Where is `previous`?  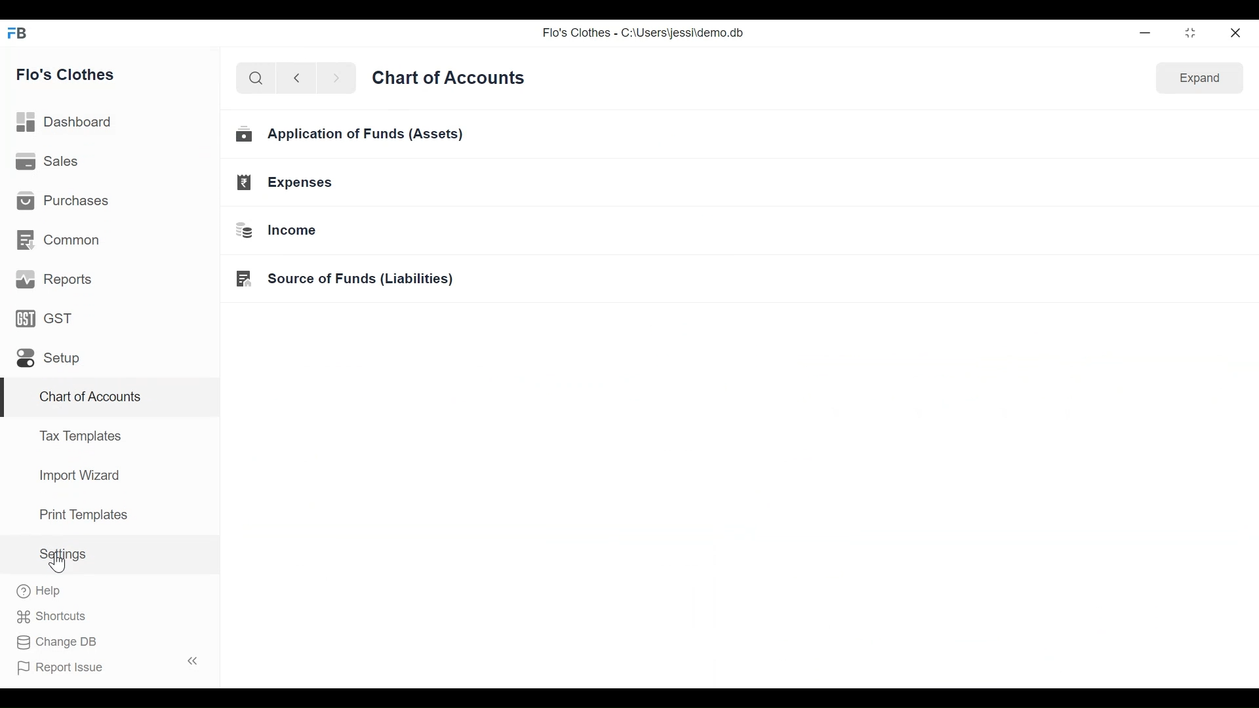 previous is located at coordinates (296, 78).